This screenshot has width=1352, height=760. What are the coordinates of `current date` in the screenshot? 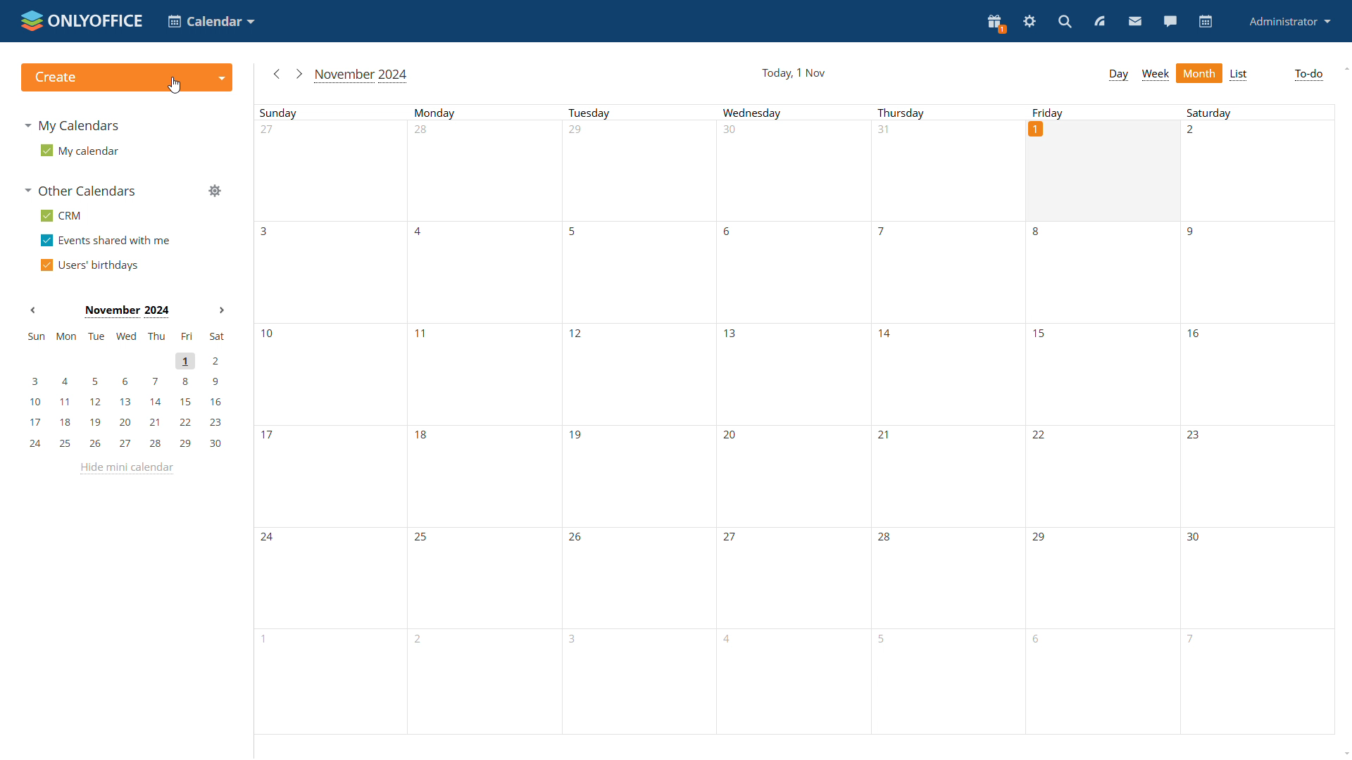 It's located at (794, 72).